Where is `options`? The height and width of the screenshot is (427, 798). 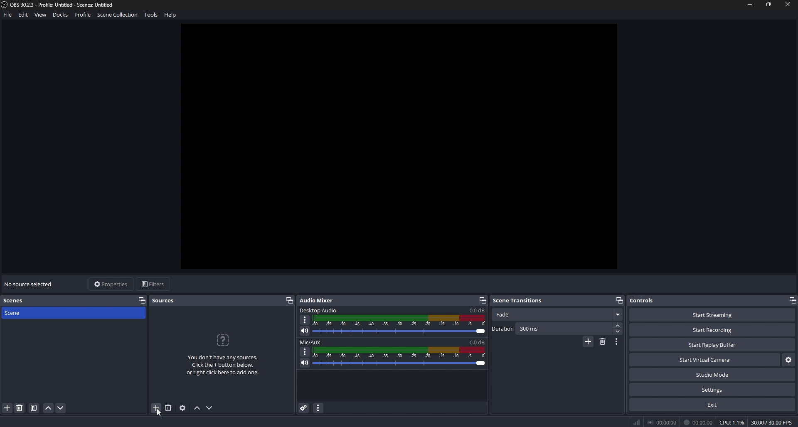
options is located at coordinates (305, 320).